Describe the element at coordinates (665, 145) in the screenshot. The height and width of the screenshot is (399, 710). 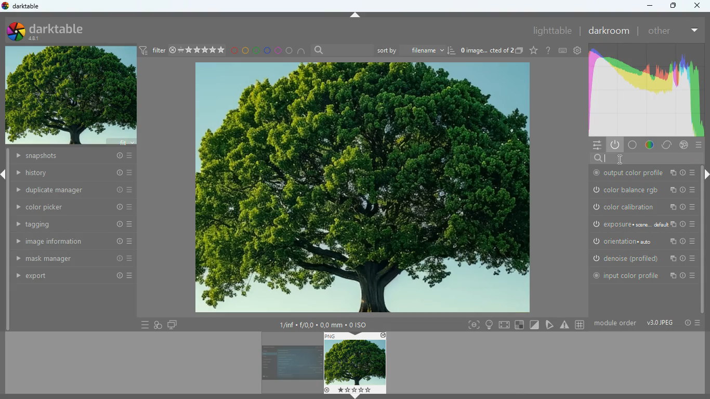
I see `correct` at that location.